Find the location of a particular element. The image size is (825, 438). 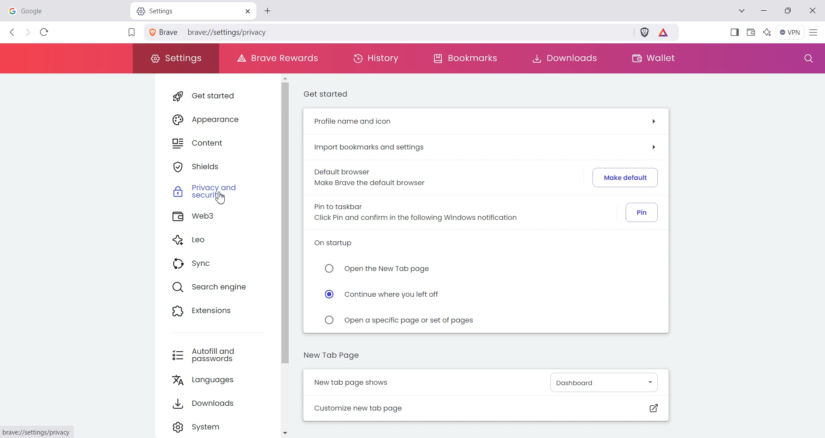

Downloads is located at coordinates (216, 405).